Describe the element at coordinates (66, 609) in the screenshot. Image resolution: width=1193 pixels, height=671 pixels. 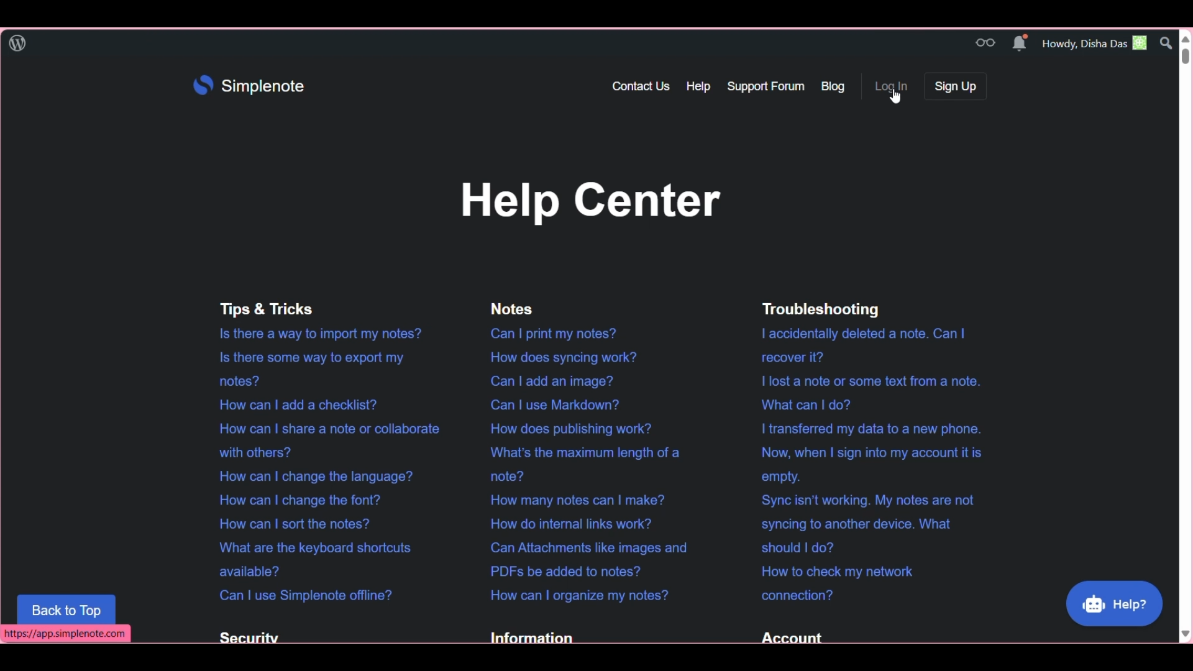
I see `back to top` at that location.